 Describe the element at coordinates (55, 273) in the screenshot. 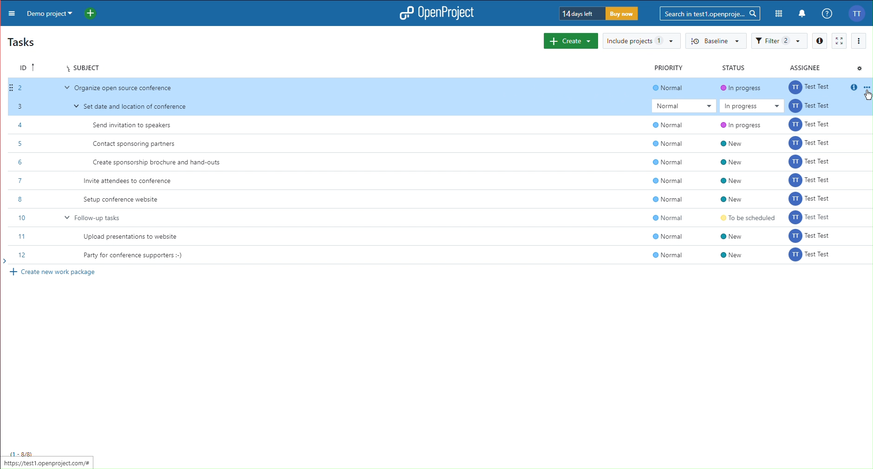

I see `Create new work package` at that location.